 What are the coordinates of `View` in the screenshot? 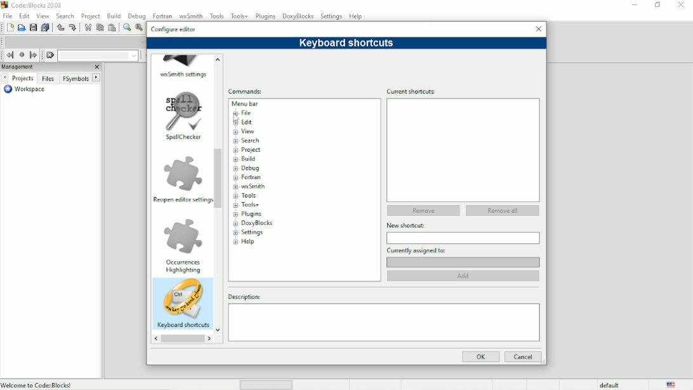 It's located at (44, 15).